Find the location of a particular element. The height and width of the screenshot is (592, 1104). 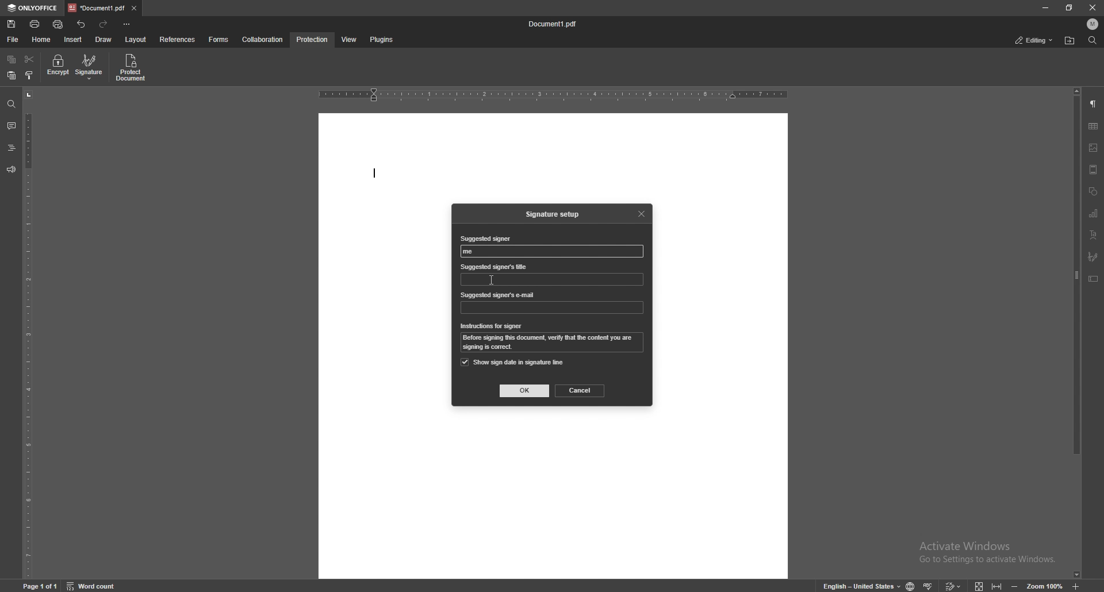

file name is located at coordinates (554, 24).